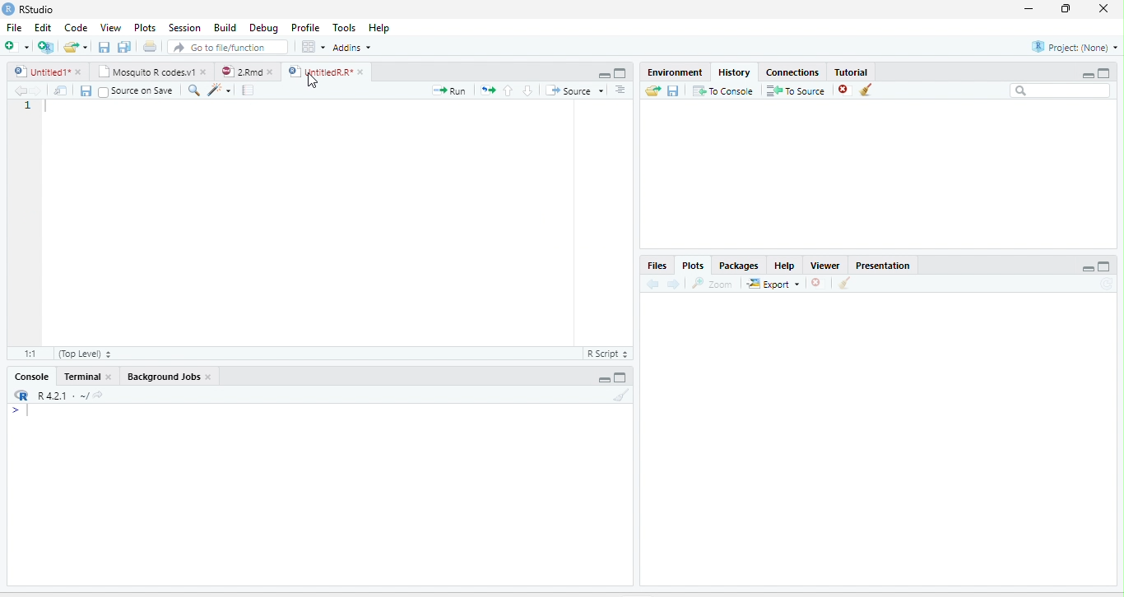 Image resolution: width=1124 pixels, height=597 pixels. I want to click on cursor, so click(314, 81).